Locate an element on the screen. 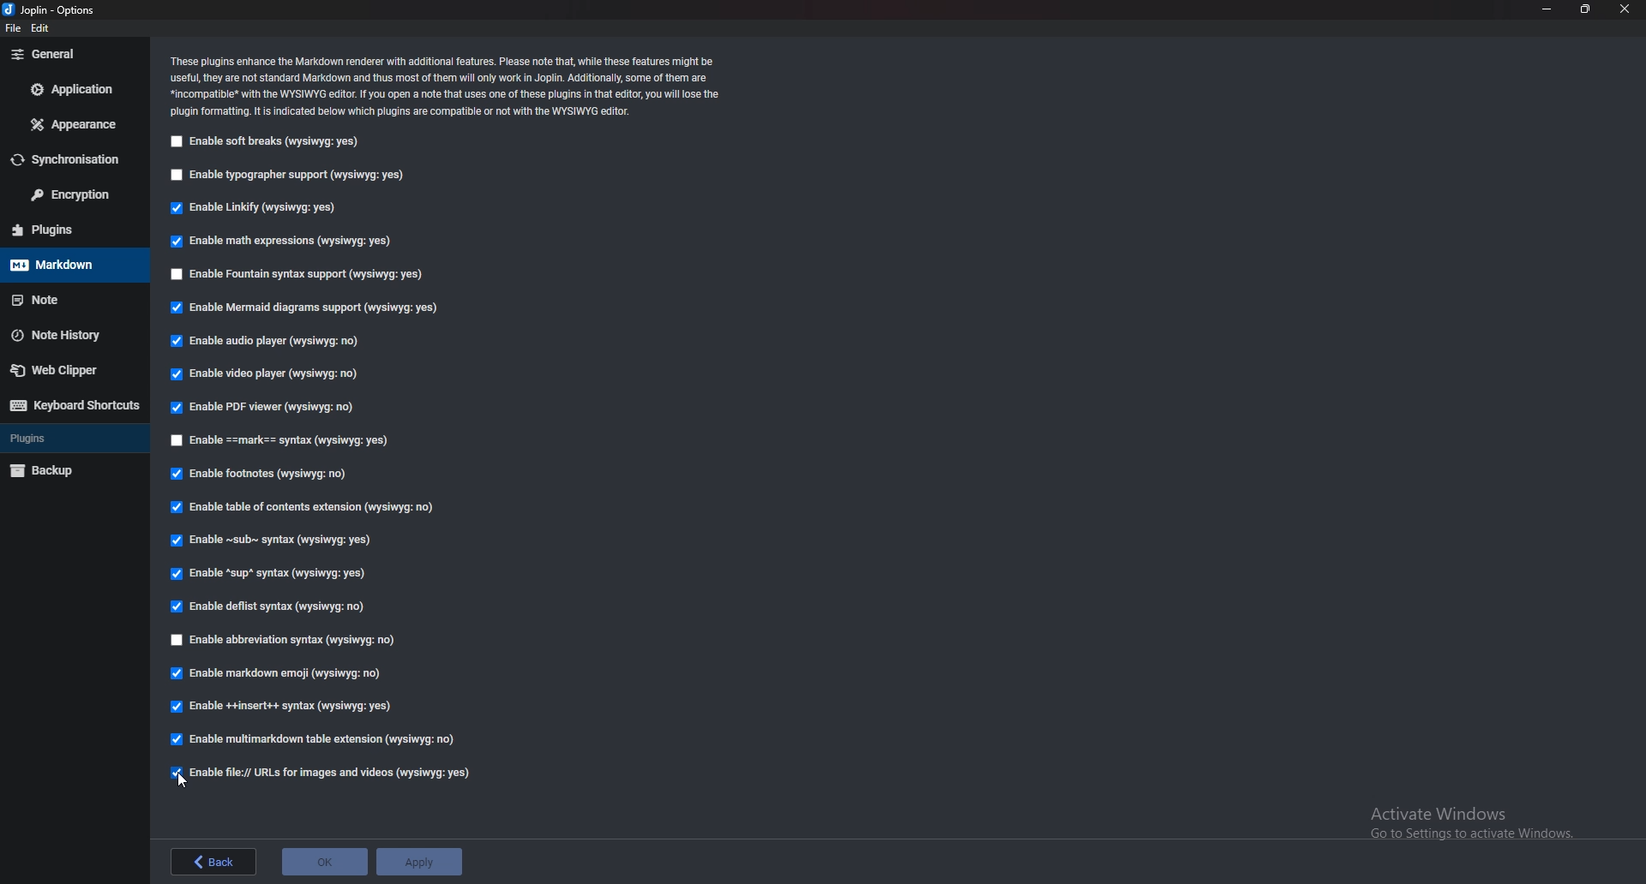  Enable P D F viewer is located at coordinates (265, 407).